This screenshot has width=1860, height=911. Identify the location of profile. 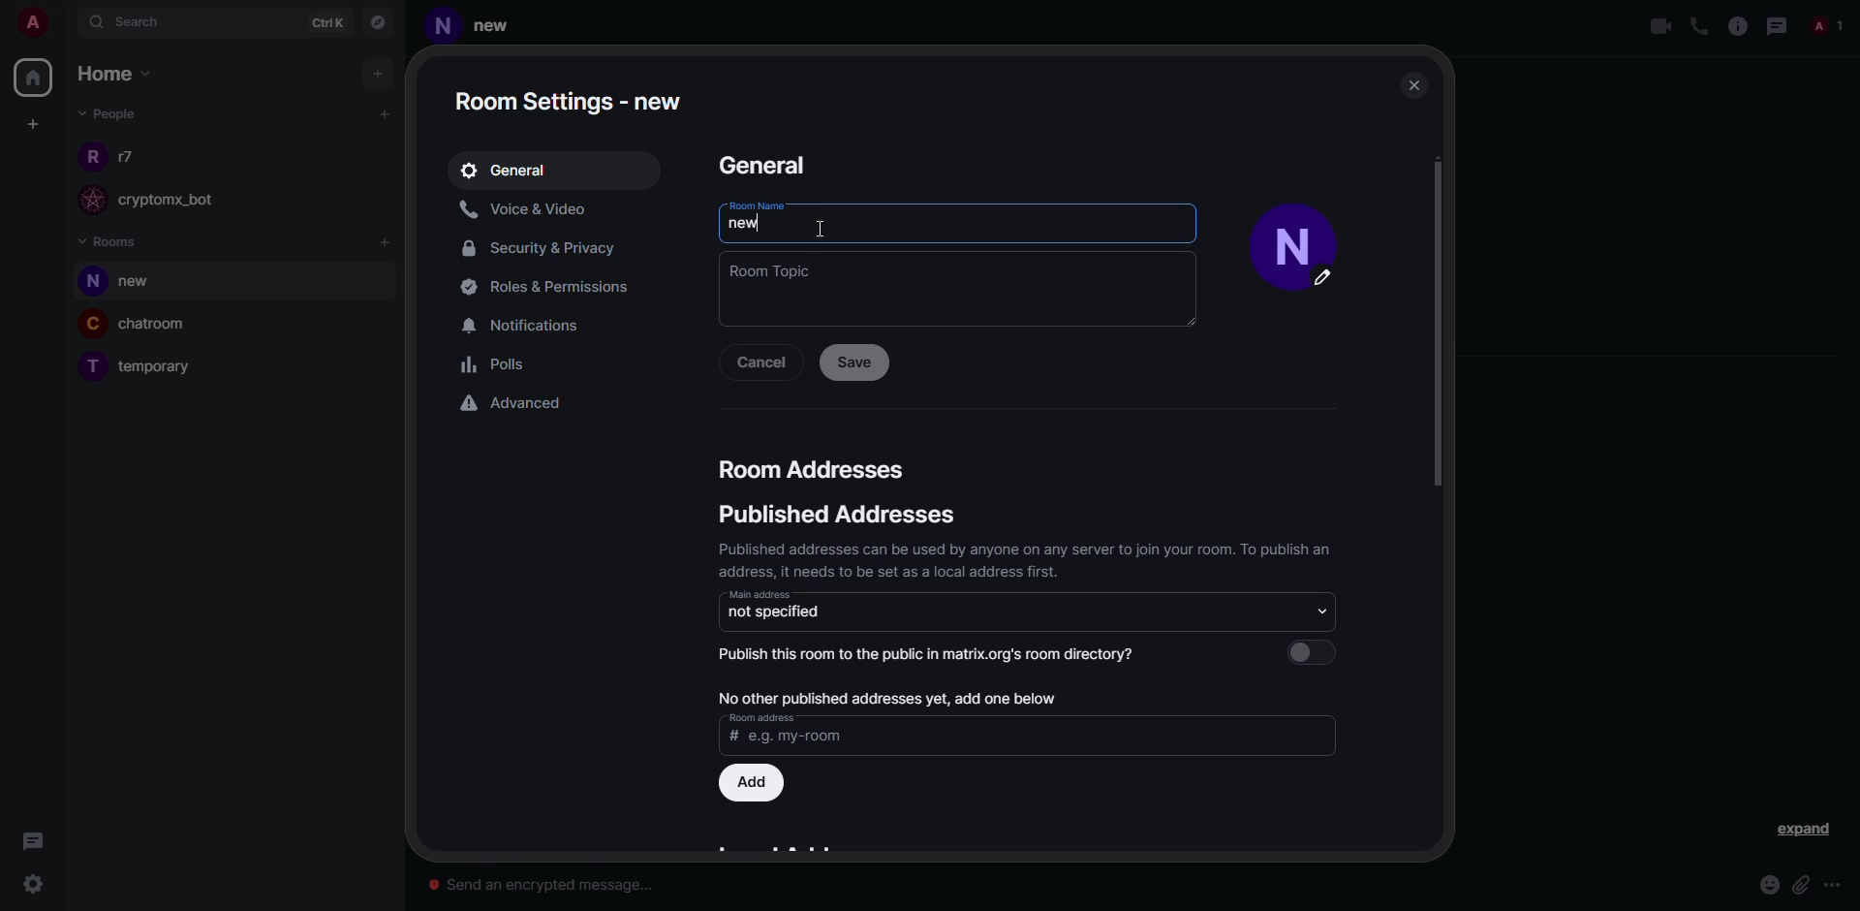
(443, 29).